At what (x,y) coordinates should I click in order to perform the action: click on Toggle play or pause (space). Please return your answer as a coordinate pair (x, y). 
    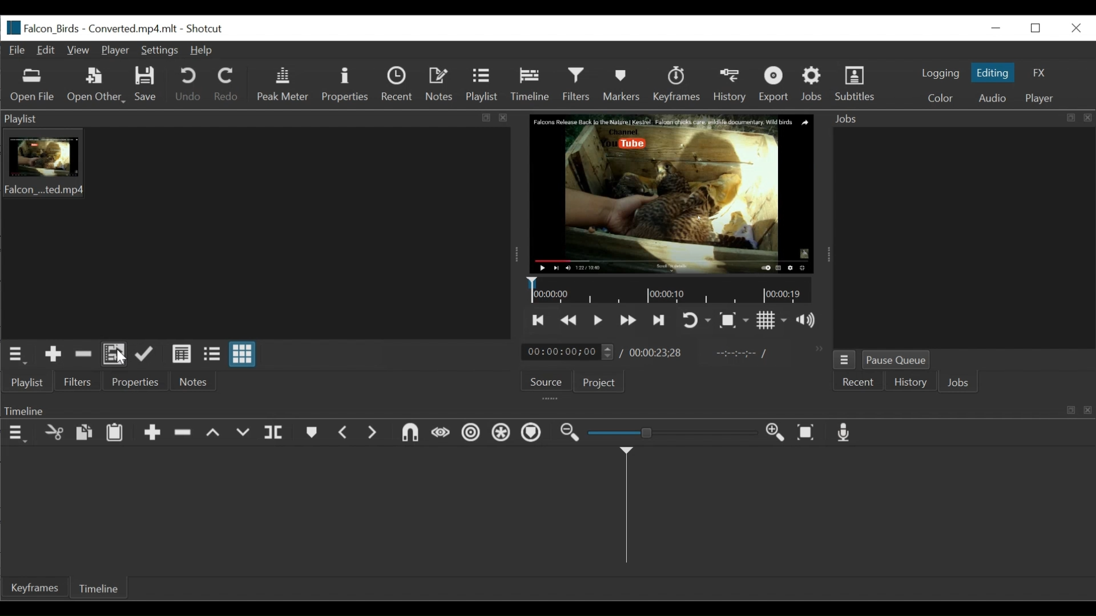
    Looking at the image, I should click on (598, 321).